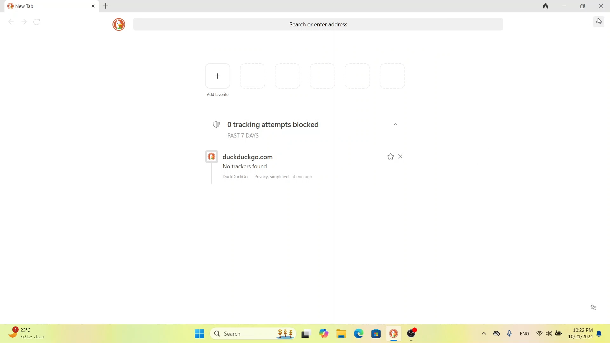 The height and width of the screenshot is (343, 610). Describe the element at coordinates (559, 335) in the screenshot. I see `battery` at that location.